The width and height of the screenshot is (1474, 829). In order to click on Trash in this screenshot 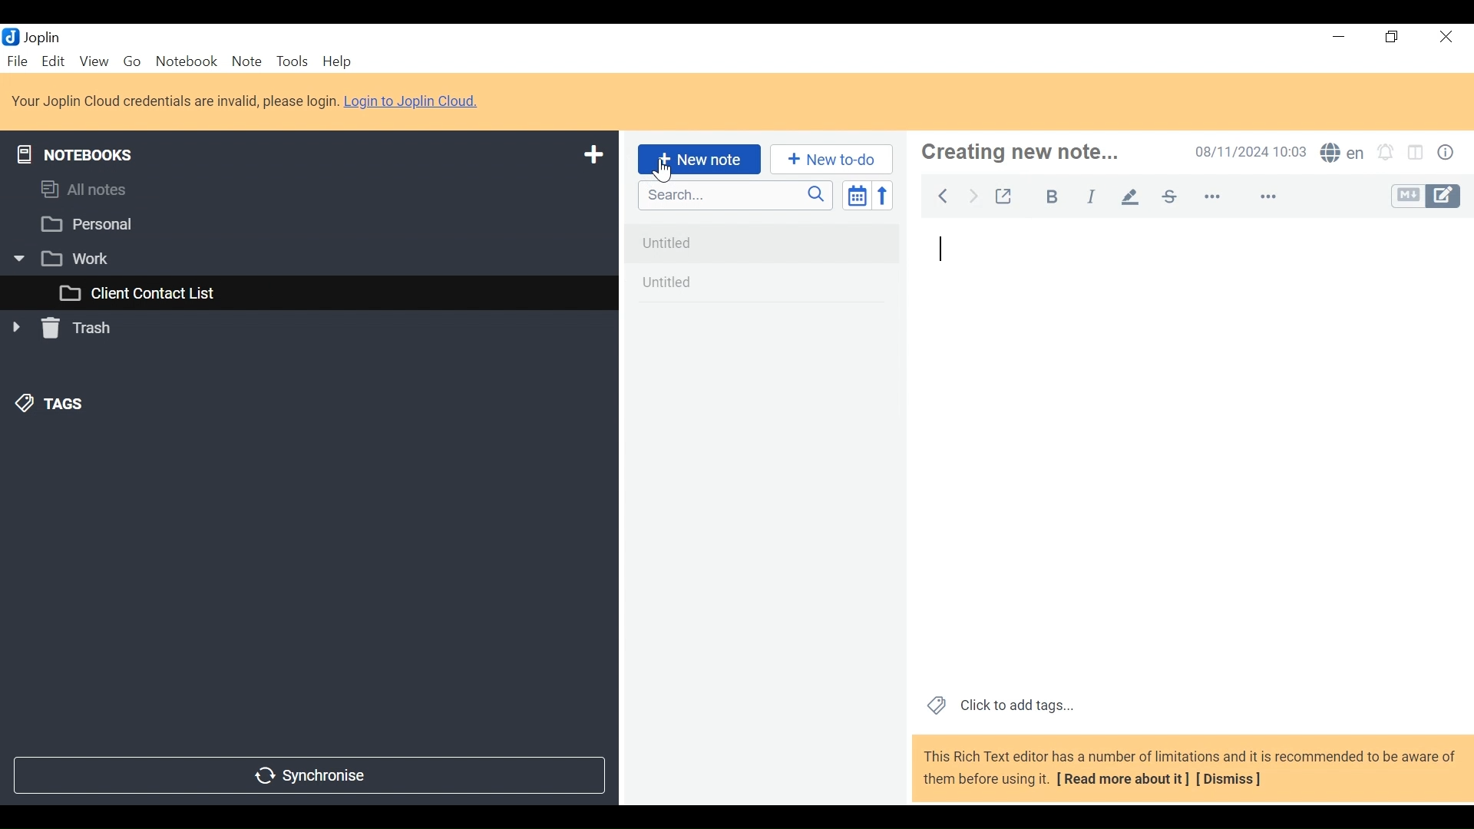, I will do `click(64, 331)`.